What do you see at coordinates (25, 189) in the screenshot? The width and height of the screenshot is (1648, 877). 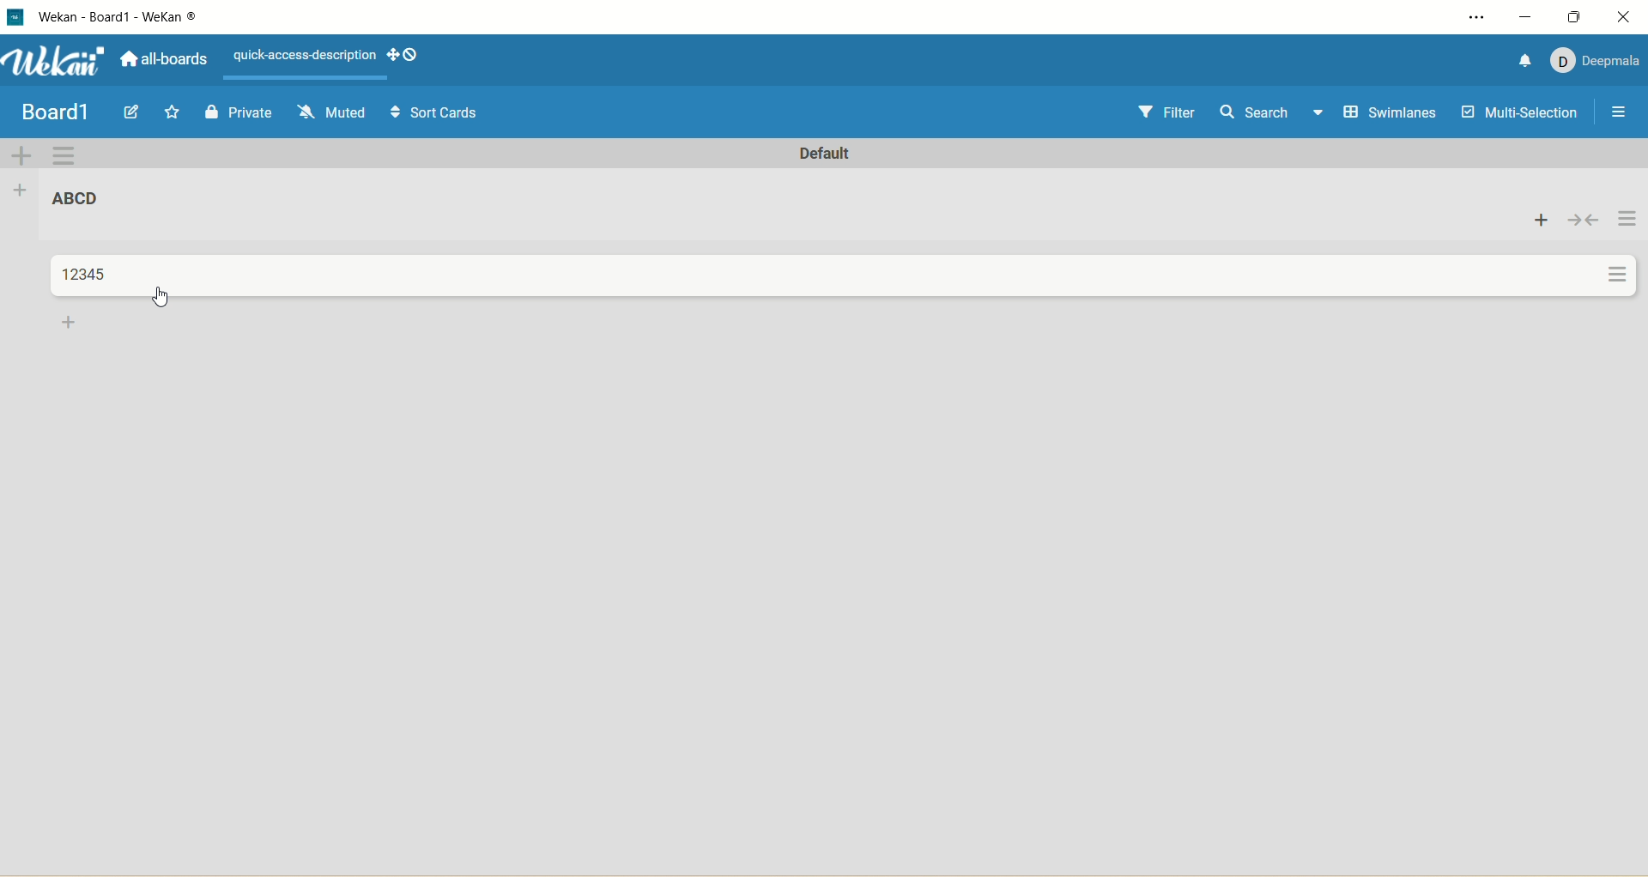 I see `add list` at bounding box center [25, 189].